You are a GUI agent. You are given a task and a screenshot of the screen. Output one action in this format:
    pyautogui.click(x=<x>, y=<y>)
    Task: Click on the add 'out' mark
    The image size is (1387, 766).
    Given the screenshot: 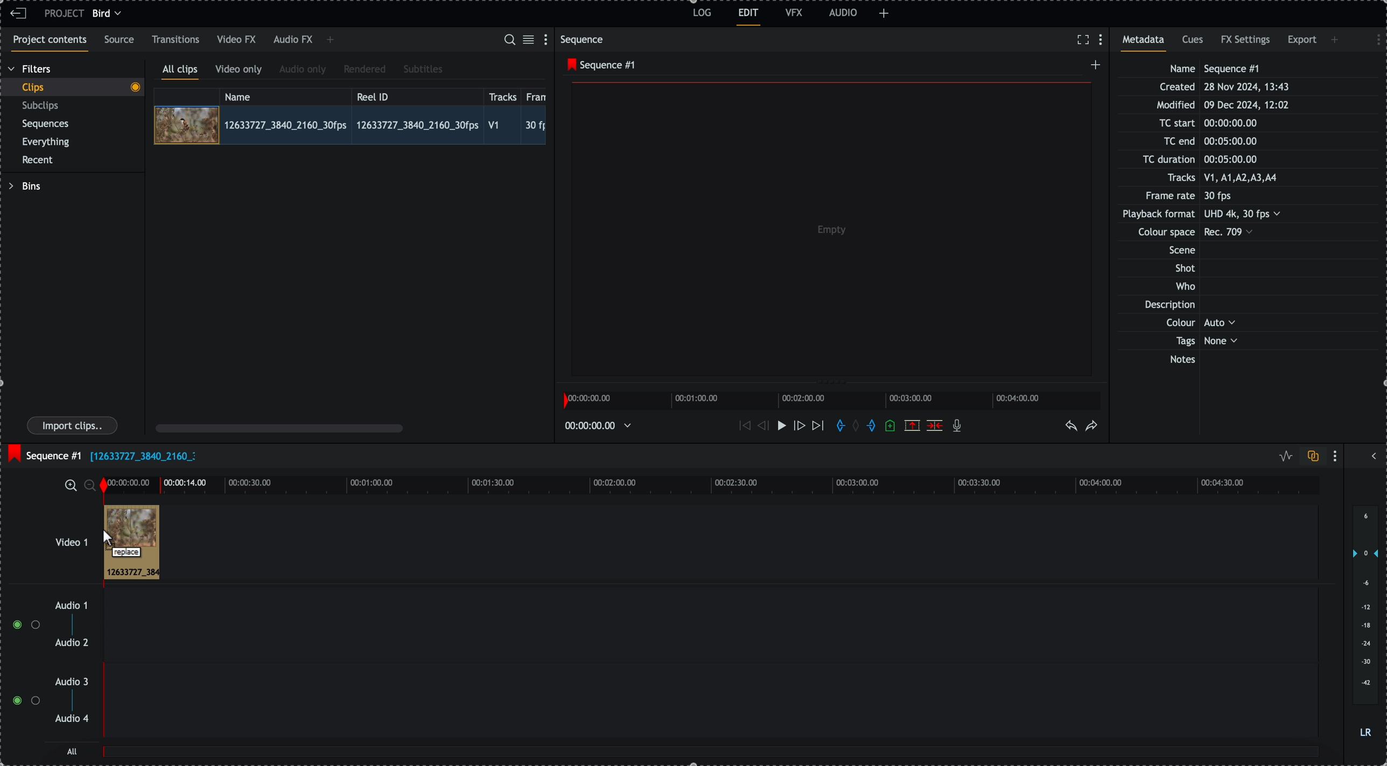 What is the action you would take?
    pyautogui.click(x=871, y=426)
    